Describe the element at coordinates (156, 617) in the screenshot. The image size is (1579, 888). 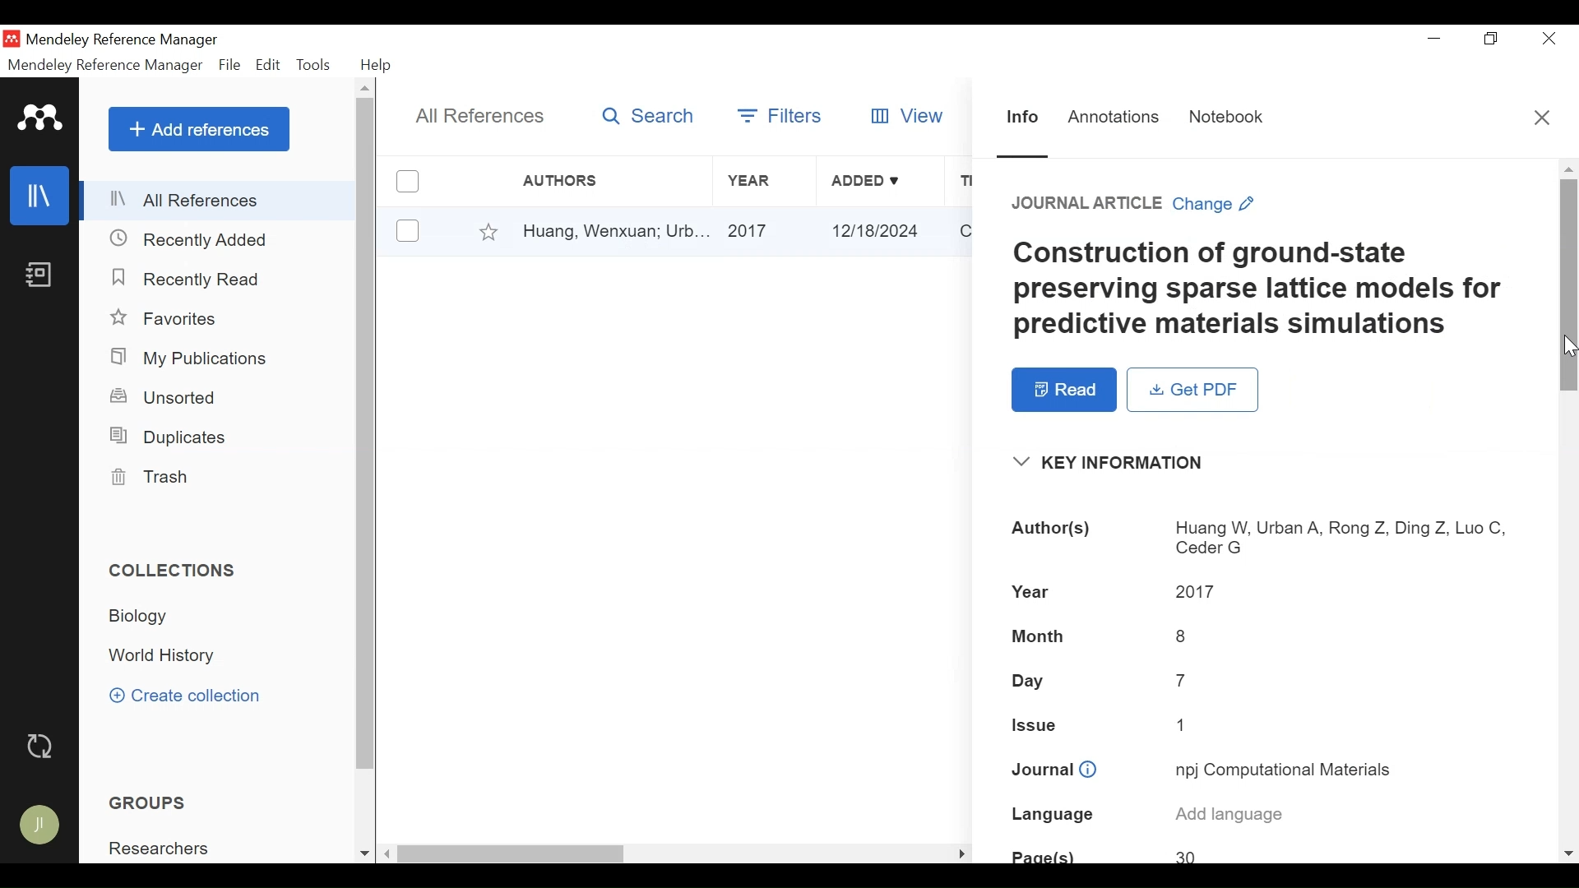
I see `Collection` at that location.